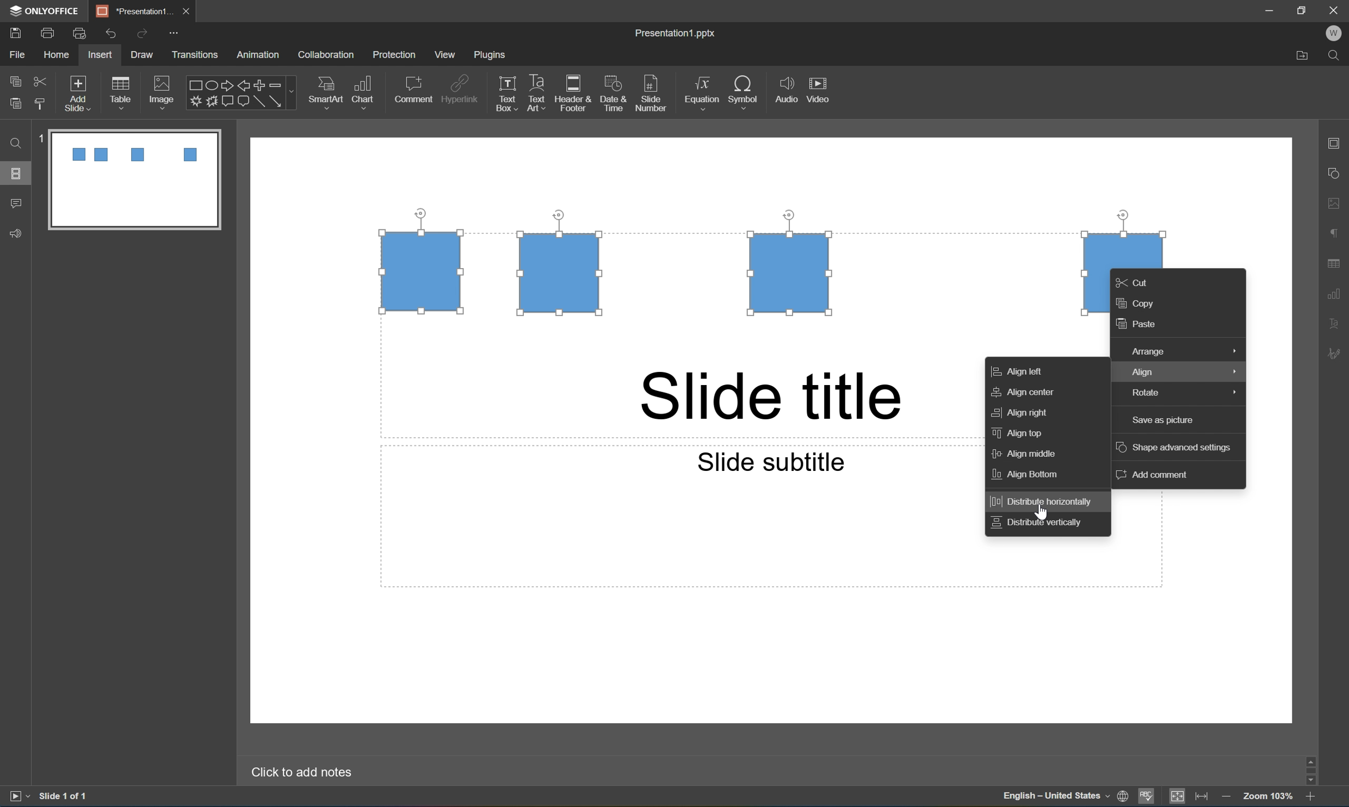 Image resolution: width=1349 pixels, height=807 pixels. Describe the element at coordinates (1148, 797) in the screenshot. I see `spell checking` at that location.